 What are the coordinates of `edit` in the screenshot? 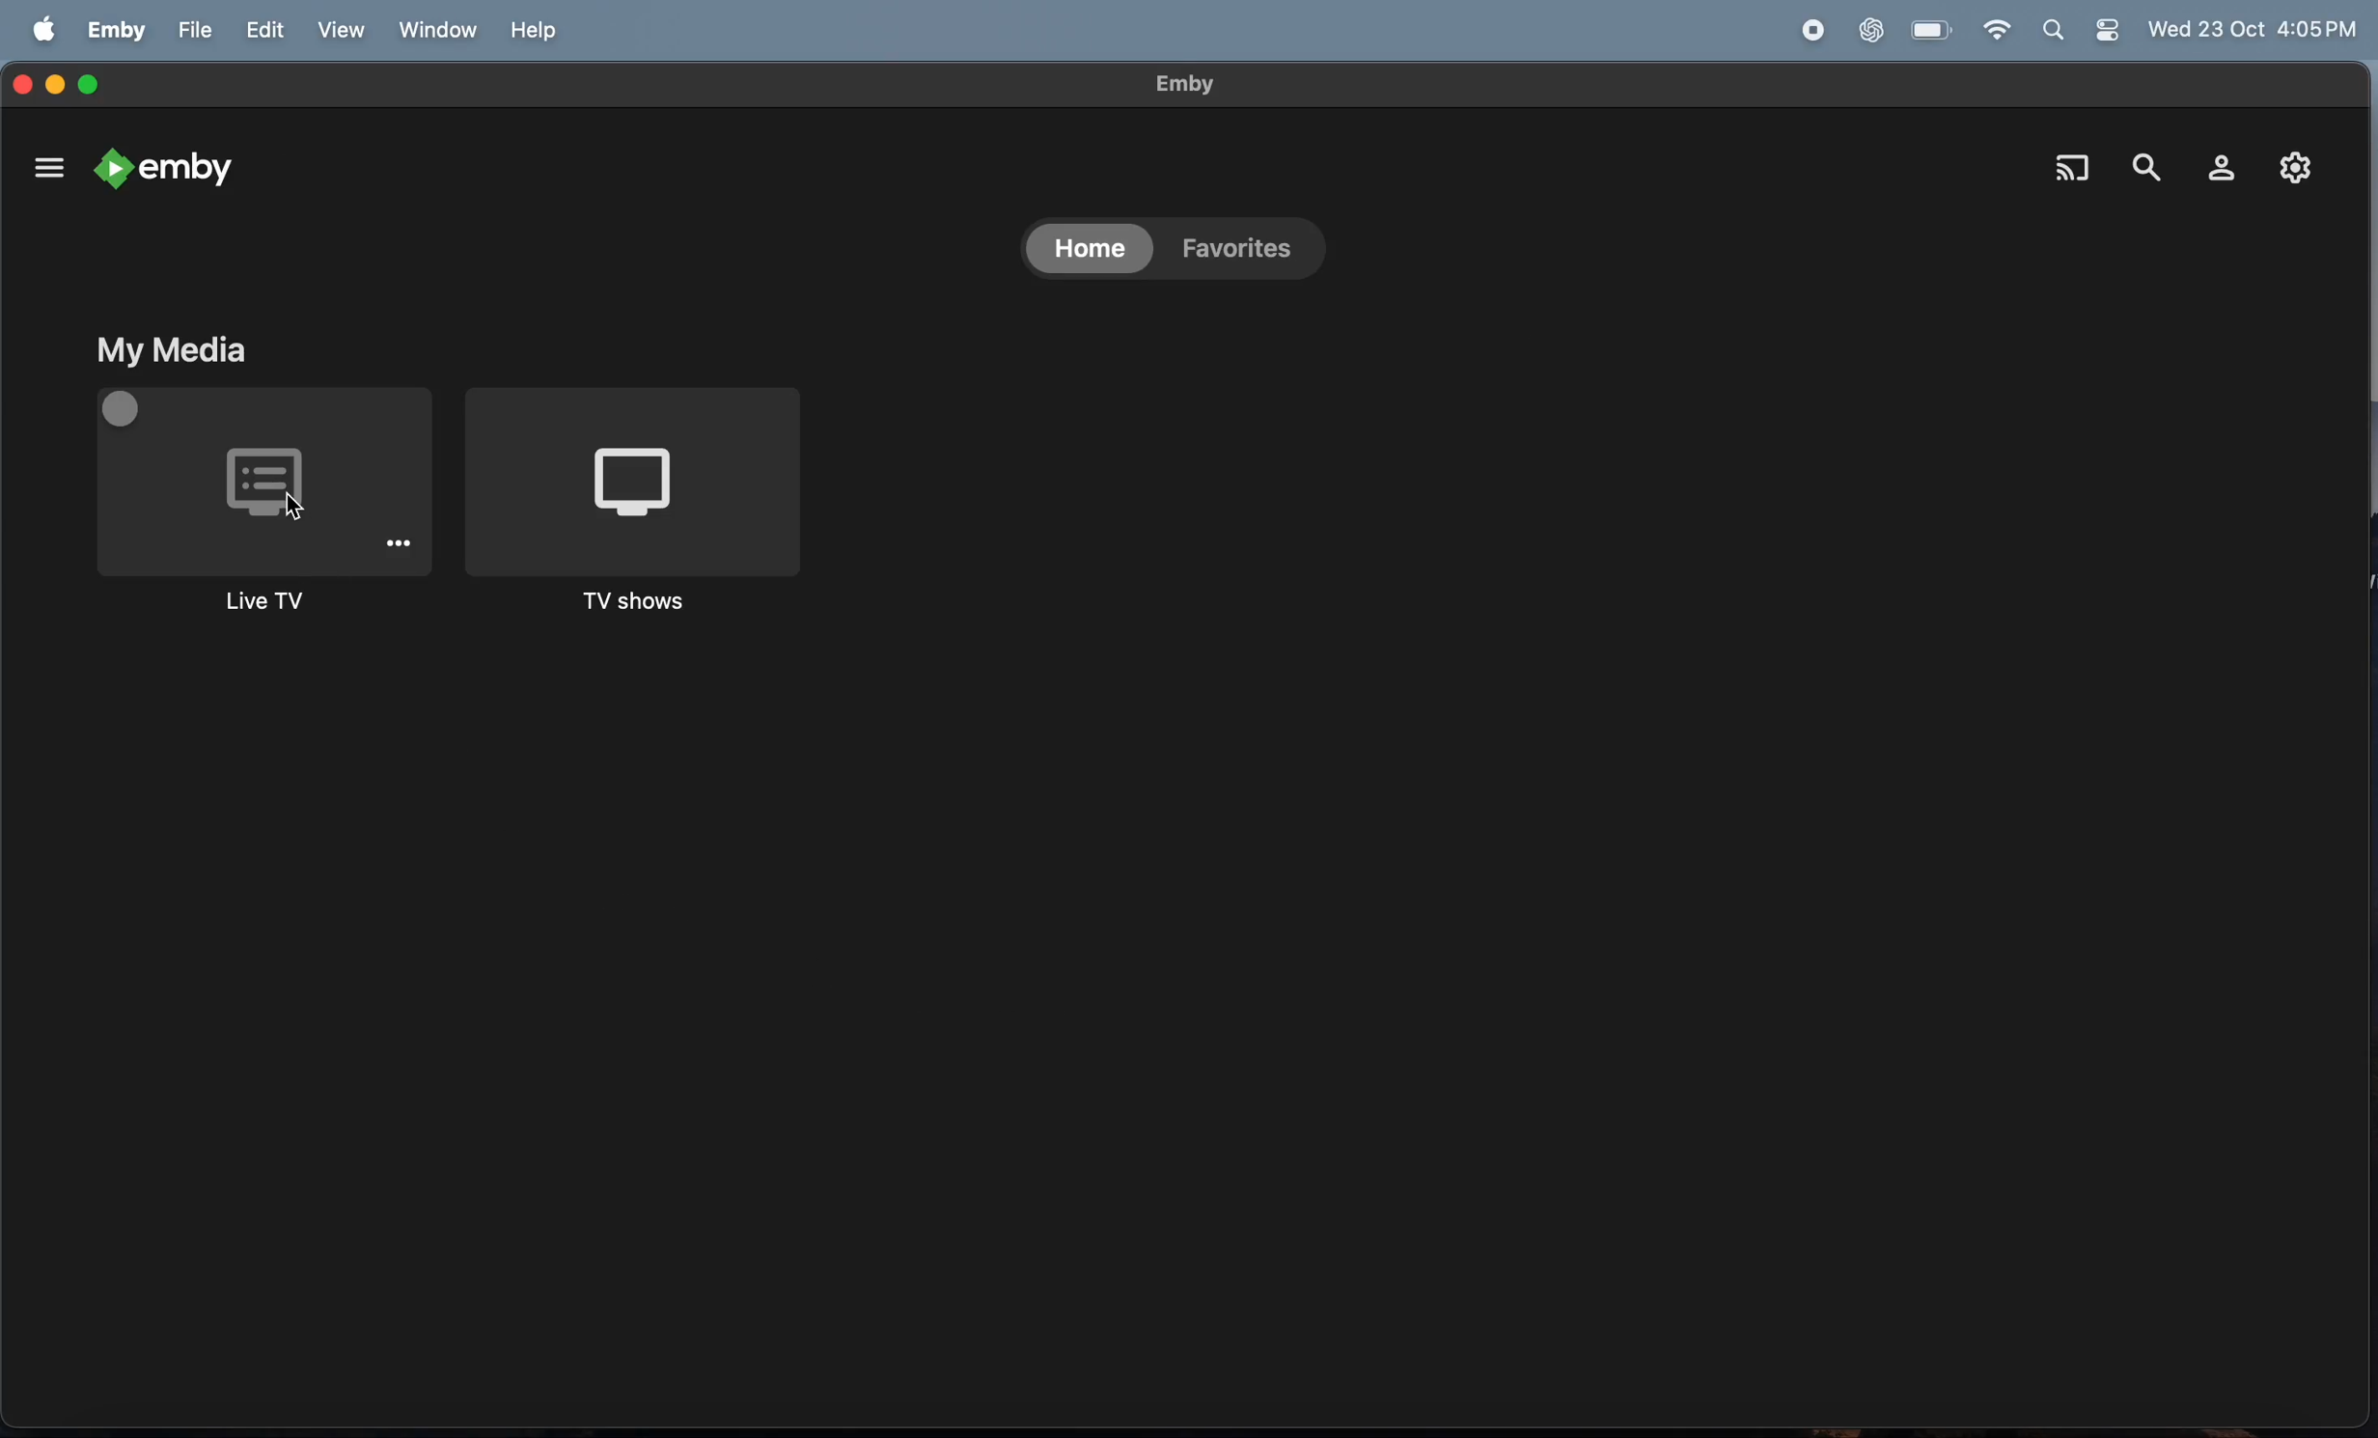 It's located at (263, 31).